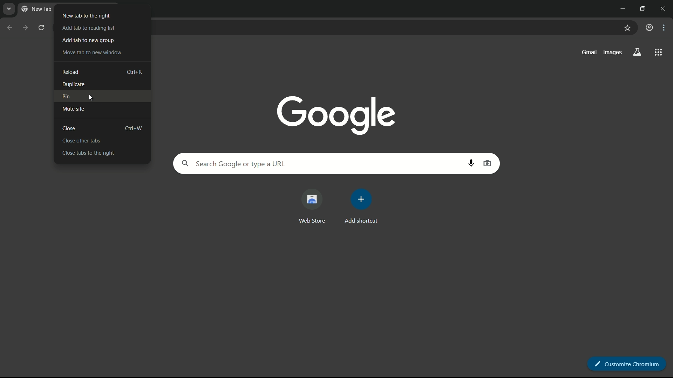 The width and height of the screenshot is (673, 378). I want to click on google apps, so click(659, 52).